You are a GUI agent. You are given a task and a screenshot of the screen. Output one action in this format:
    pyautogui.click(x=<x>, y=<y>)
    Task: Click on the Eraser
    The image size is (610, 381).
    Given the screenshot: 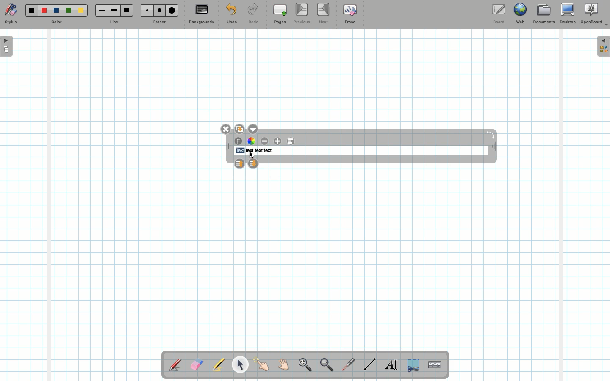 What is the action you would take?
    pyautogui.click(x=159, y=23)
    